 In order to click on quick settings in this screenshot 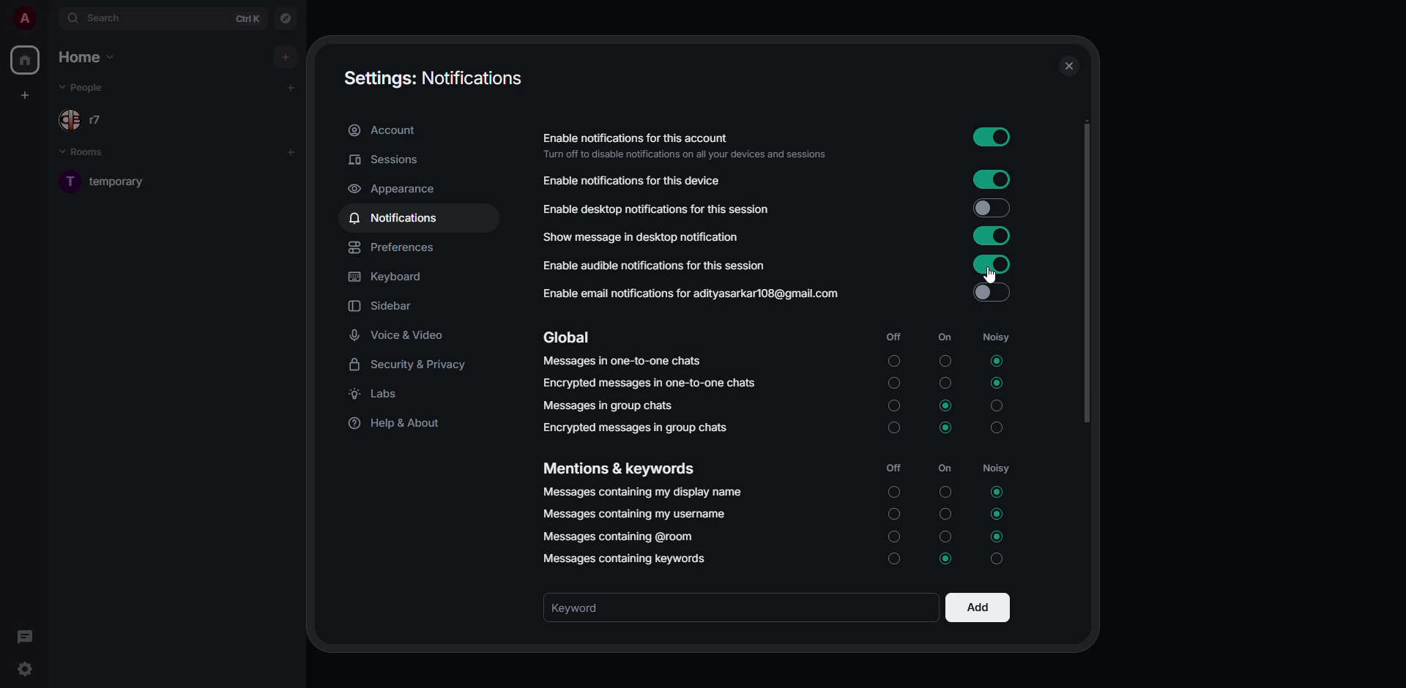, I will do `click(25, 668)`.